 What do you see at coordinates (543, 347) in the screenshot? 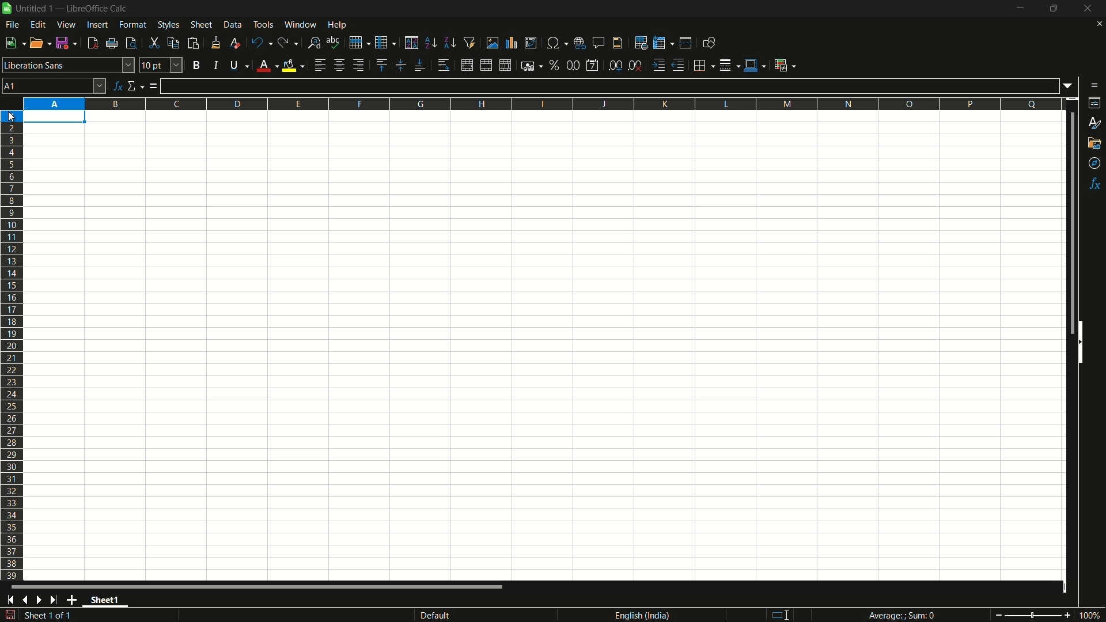
I see `workspace` at bounding box center [543, 347].